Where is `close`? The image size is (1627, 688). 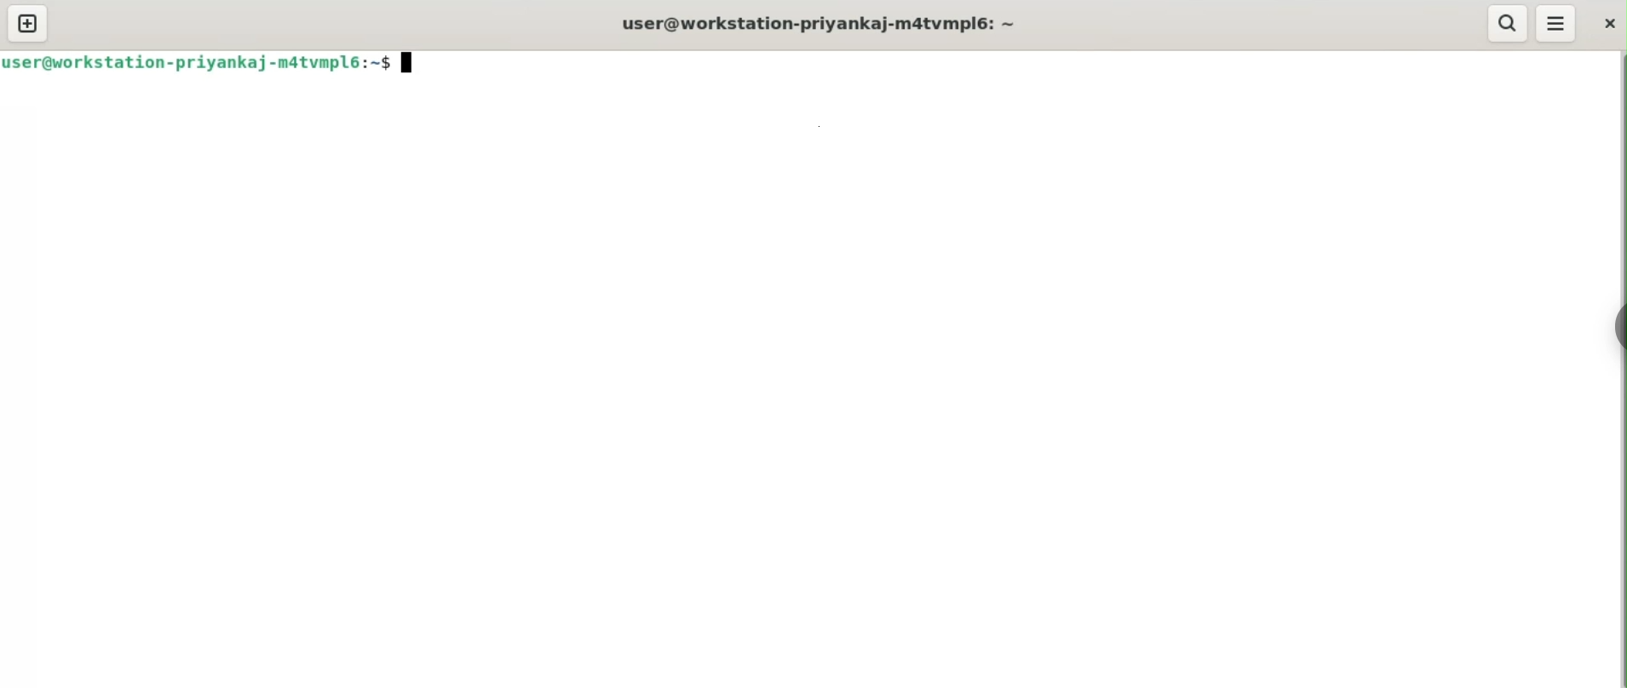
close is located at coordinates (1607, 23).